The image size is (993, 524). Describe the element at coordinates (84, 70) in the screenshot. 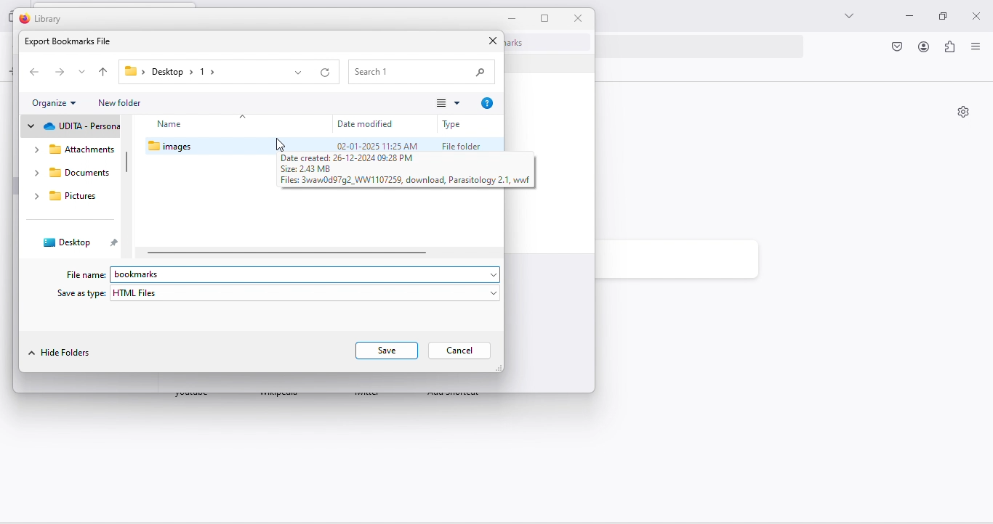

I see `dropdown` at that location.